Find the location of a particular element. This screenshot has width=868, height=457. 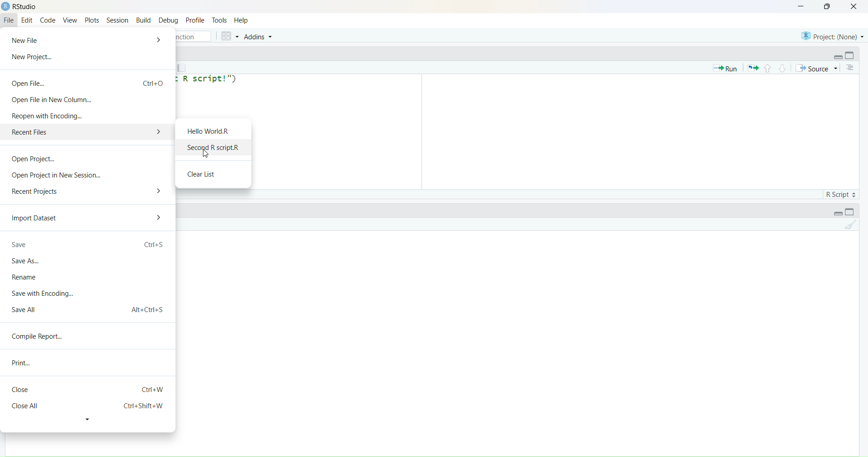

Edit is located at coordinates (27, 21).